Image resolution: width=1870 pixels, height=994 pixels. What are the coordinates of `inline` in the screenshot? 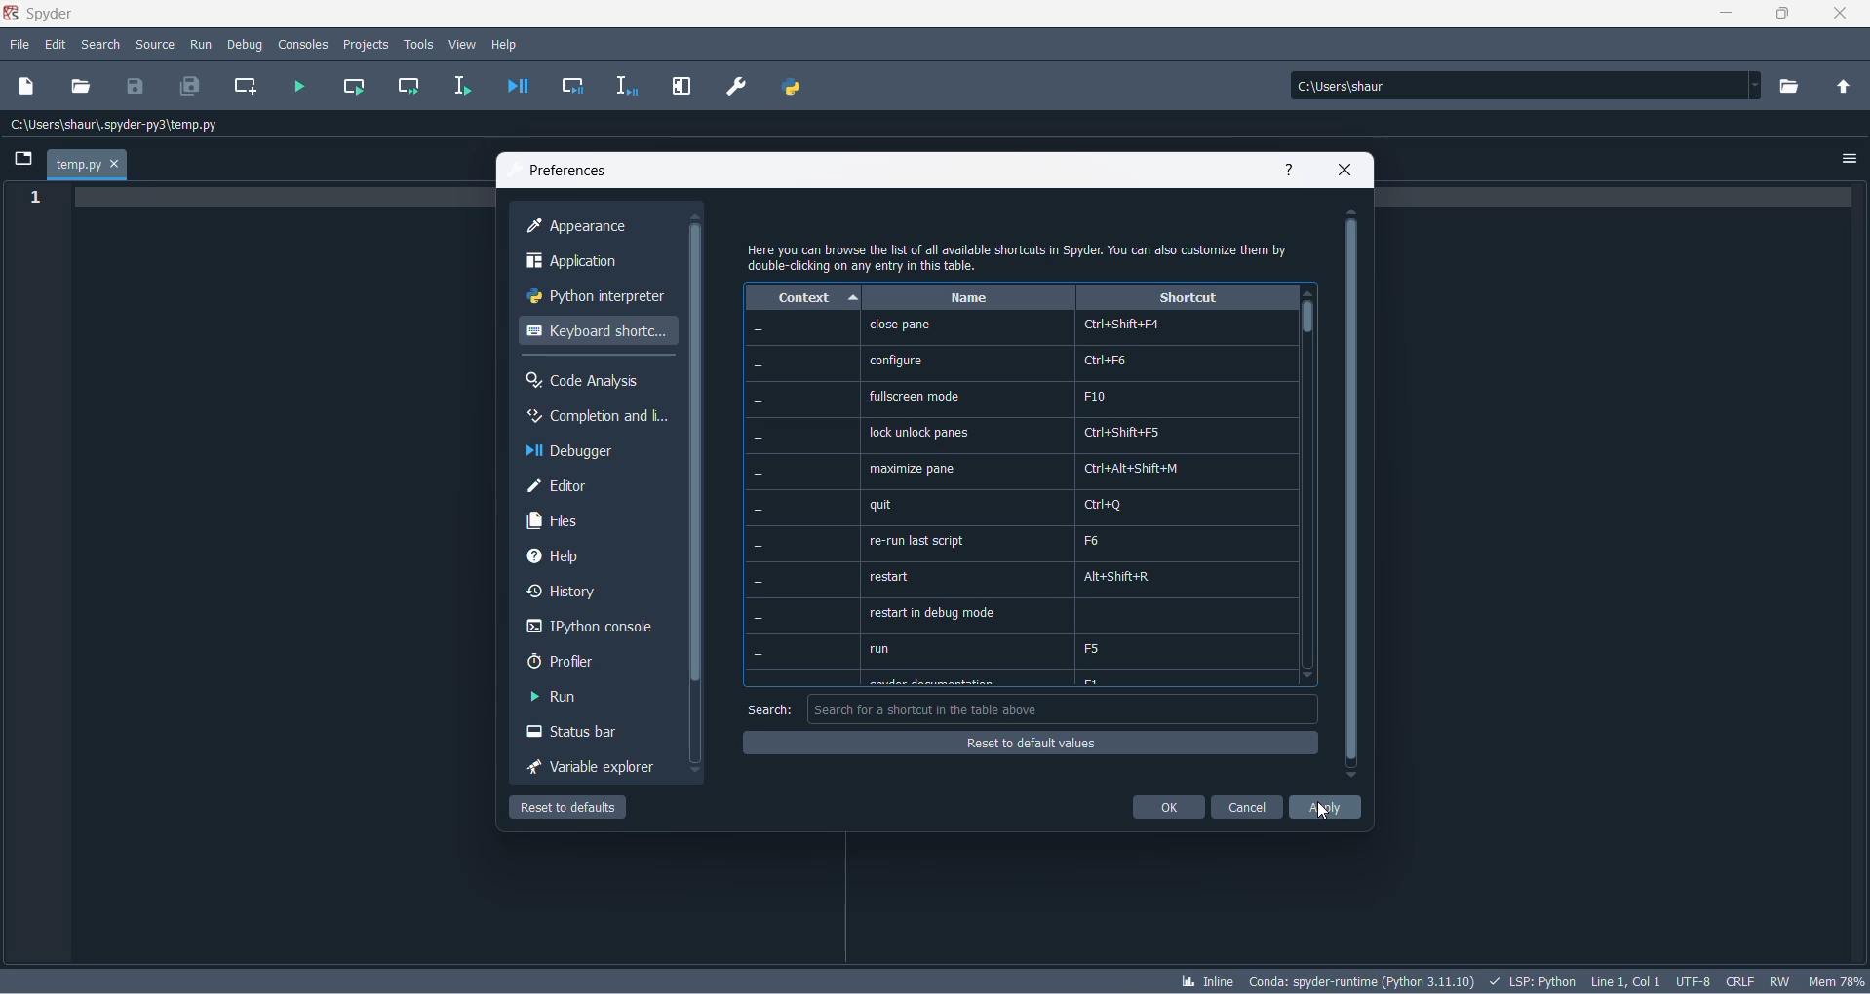 It's located at (1206, 982).